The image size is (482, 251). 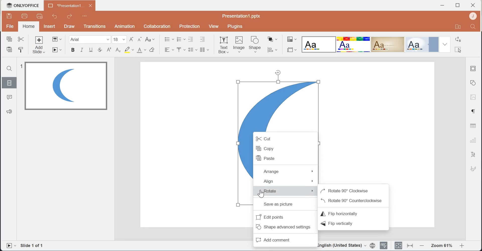 I want to click on Search, so click(x=473, y=27).